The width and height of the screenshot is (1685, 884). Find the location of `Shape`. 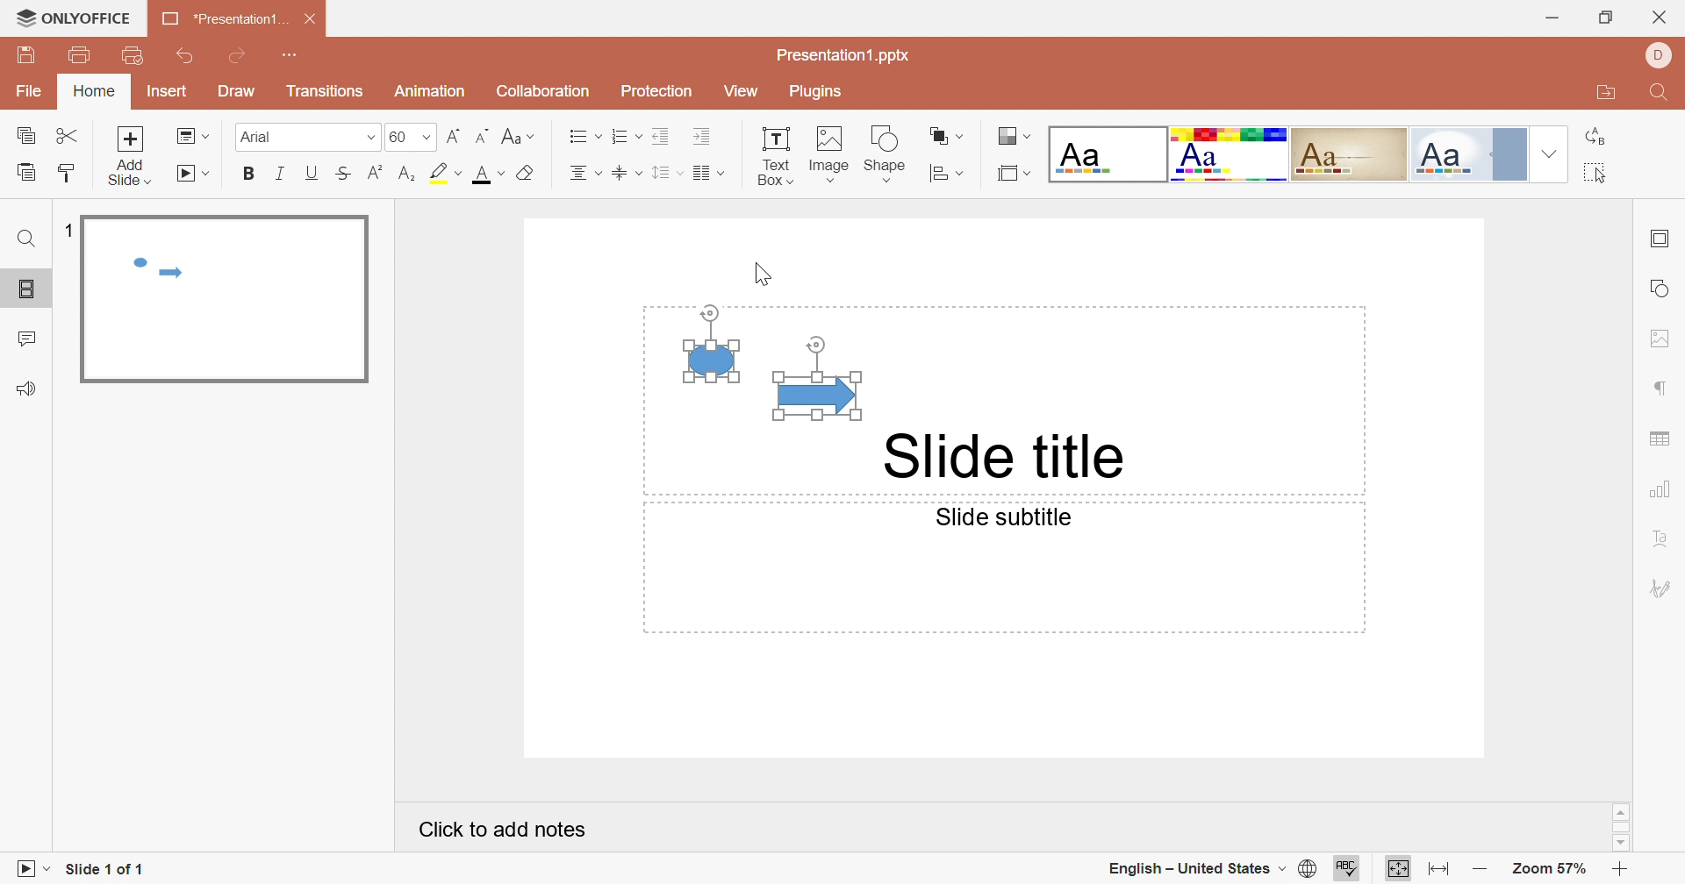

Shape is located at coordinates (710, 345).